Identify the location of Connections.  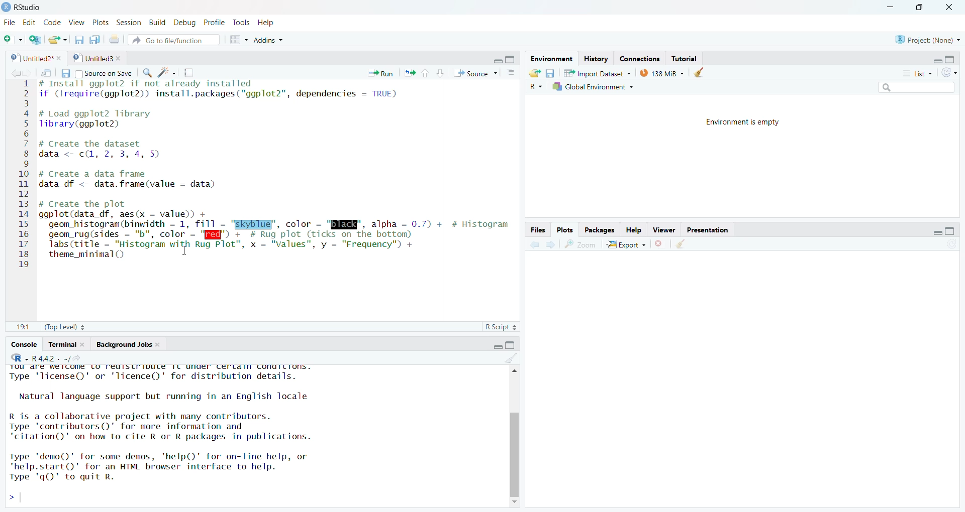
(637, 59).